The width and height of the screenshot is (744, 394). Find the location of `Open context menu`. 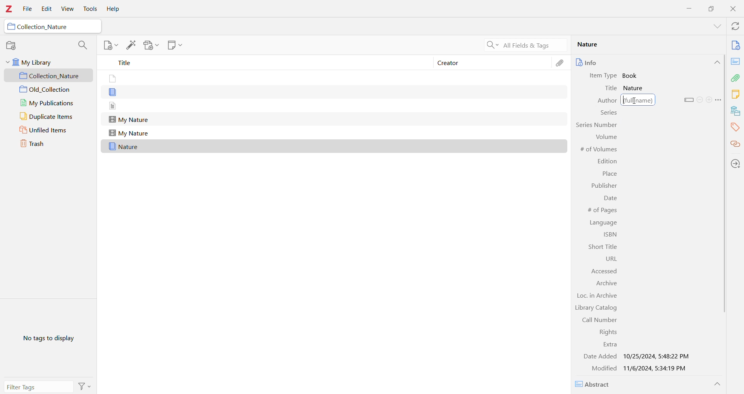

Open context menu is located at coordinates (718, 100).